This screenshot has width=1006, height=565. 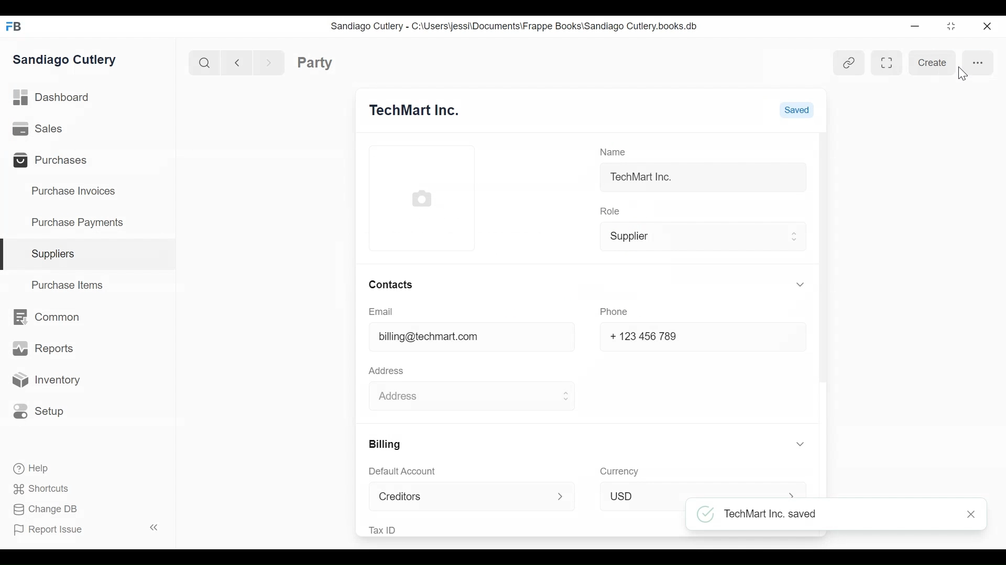 What do you see at coordinates (50, 508) in the screenshot?
I see `Change DB` at bounding box center [50, 508].